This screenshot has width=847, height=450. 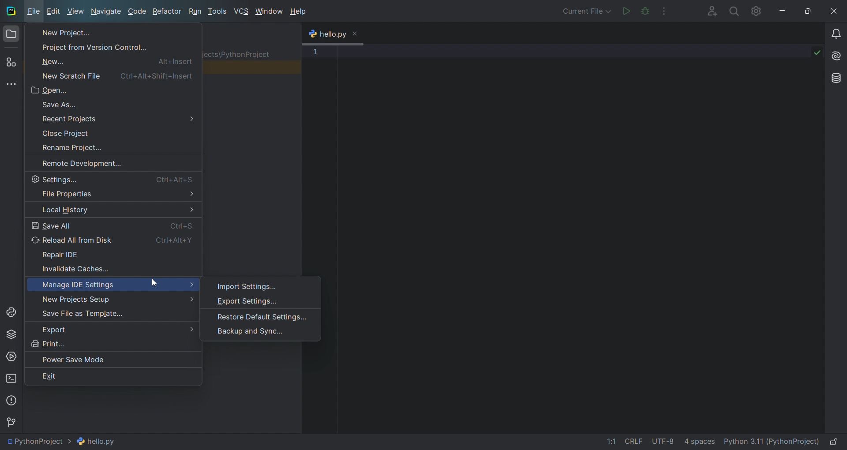 I want to click on vcs, so click(x=242, y=11).